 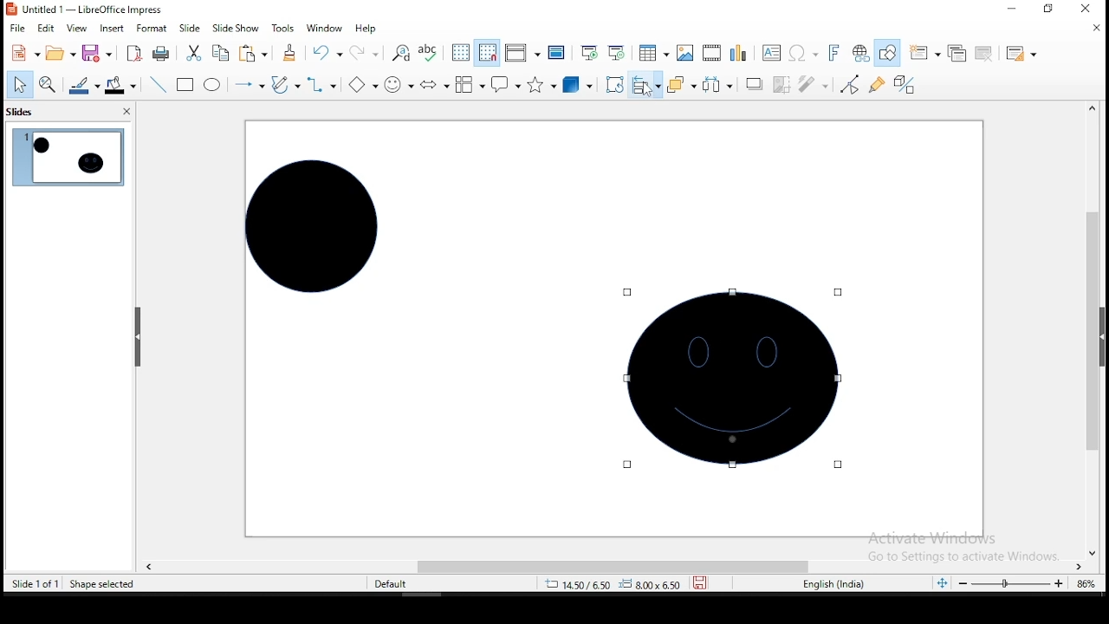 What do you see at coordinates (578, 86) in the screenshot?
I see `3D shapes` at bounding box center [578, 86].